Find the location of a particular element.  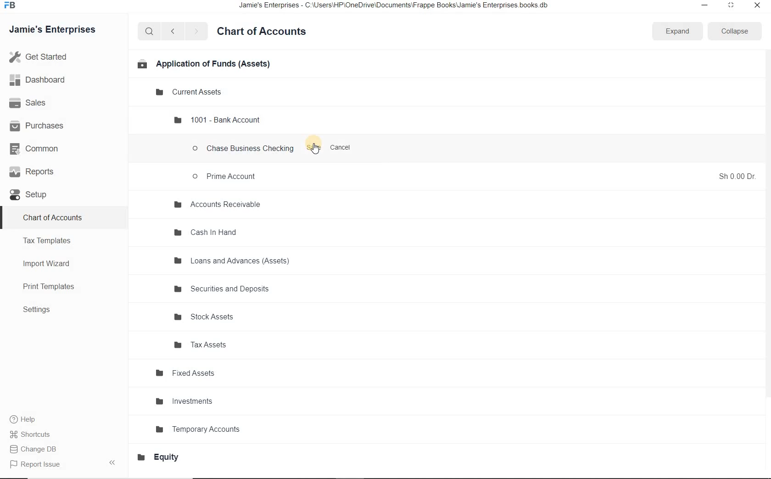

Reports is located at coordinates (41, 173).